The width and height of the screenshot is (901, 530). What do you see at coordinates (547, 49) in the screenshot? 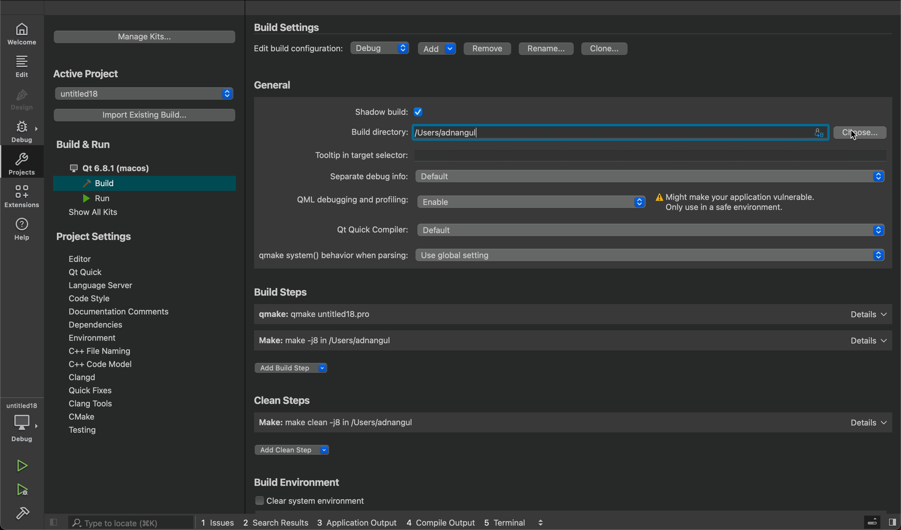
I see `Rename...` at bounding box center [547, 49].